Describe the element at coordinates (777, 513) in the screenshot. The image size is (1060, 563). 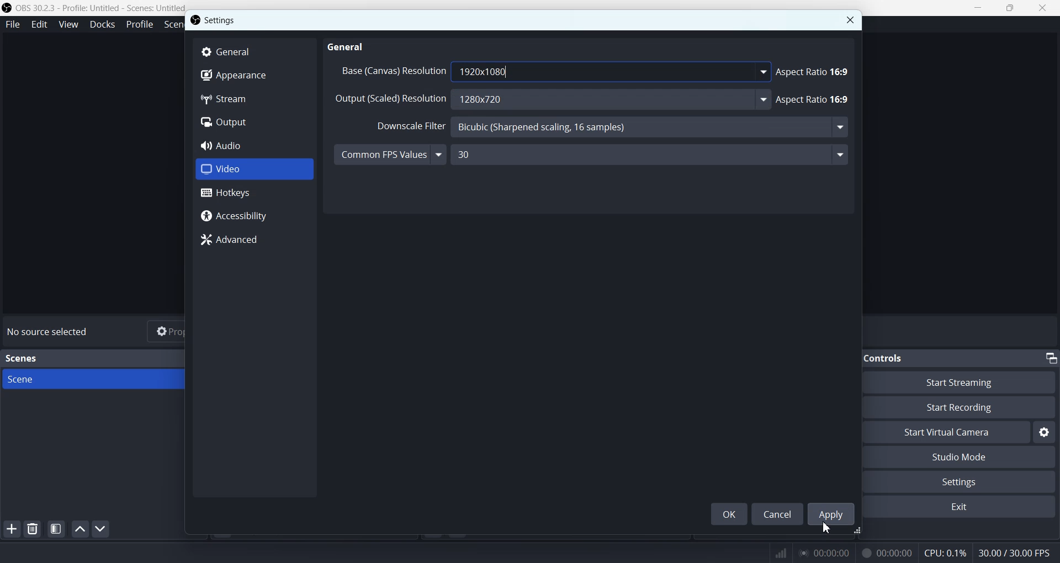
I see `Cancel` at that location.